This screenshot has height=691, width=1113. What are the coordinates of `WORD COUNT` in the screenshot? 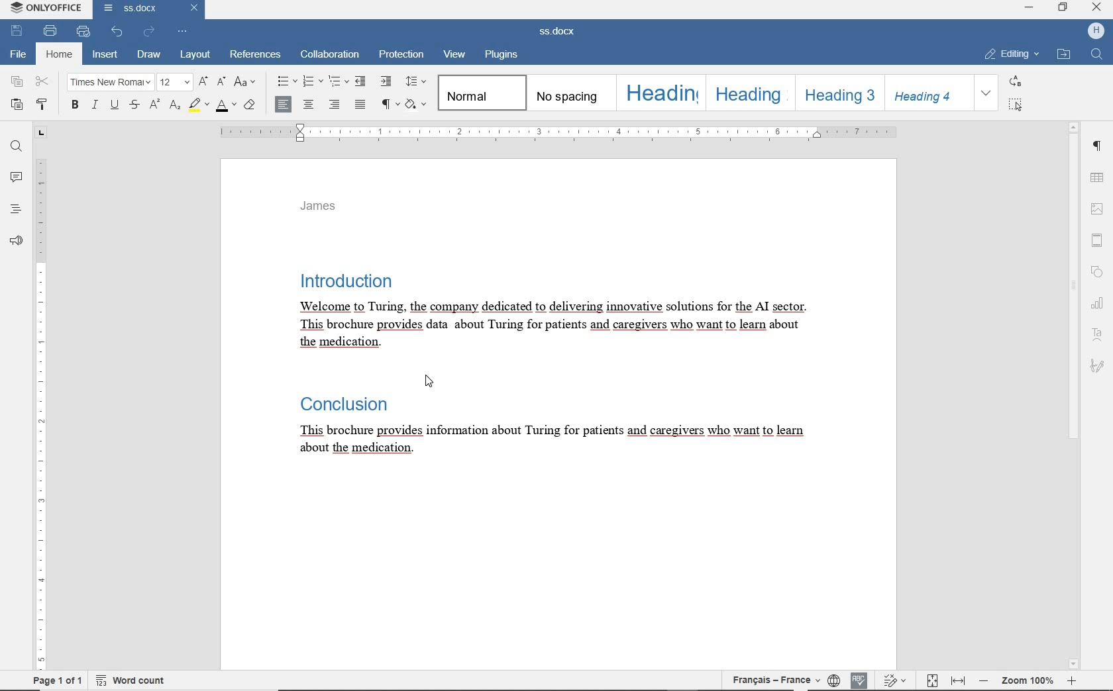 It's located at (136, 679).